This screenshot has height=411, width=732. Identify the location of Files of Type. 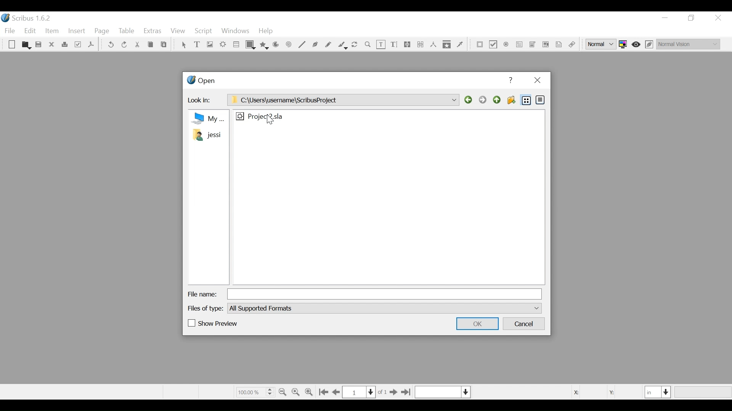
(206, 308).